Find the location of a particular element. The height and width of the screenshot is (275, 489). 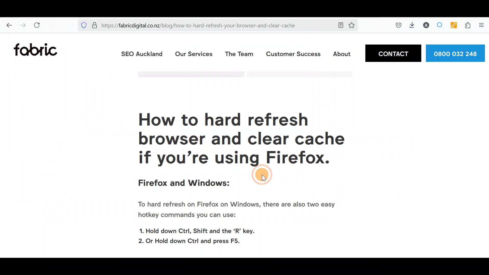

About is located at coordinates (341, 54).